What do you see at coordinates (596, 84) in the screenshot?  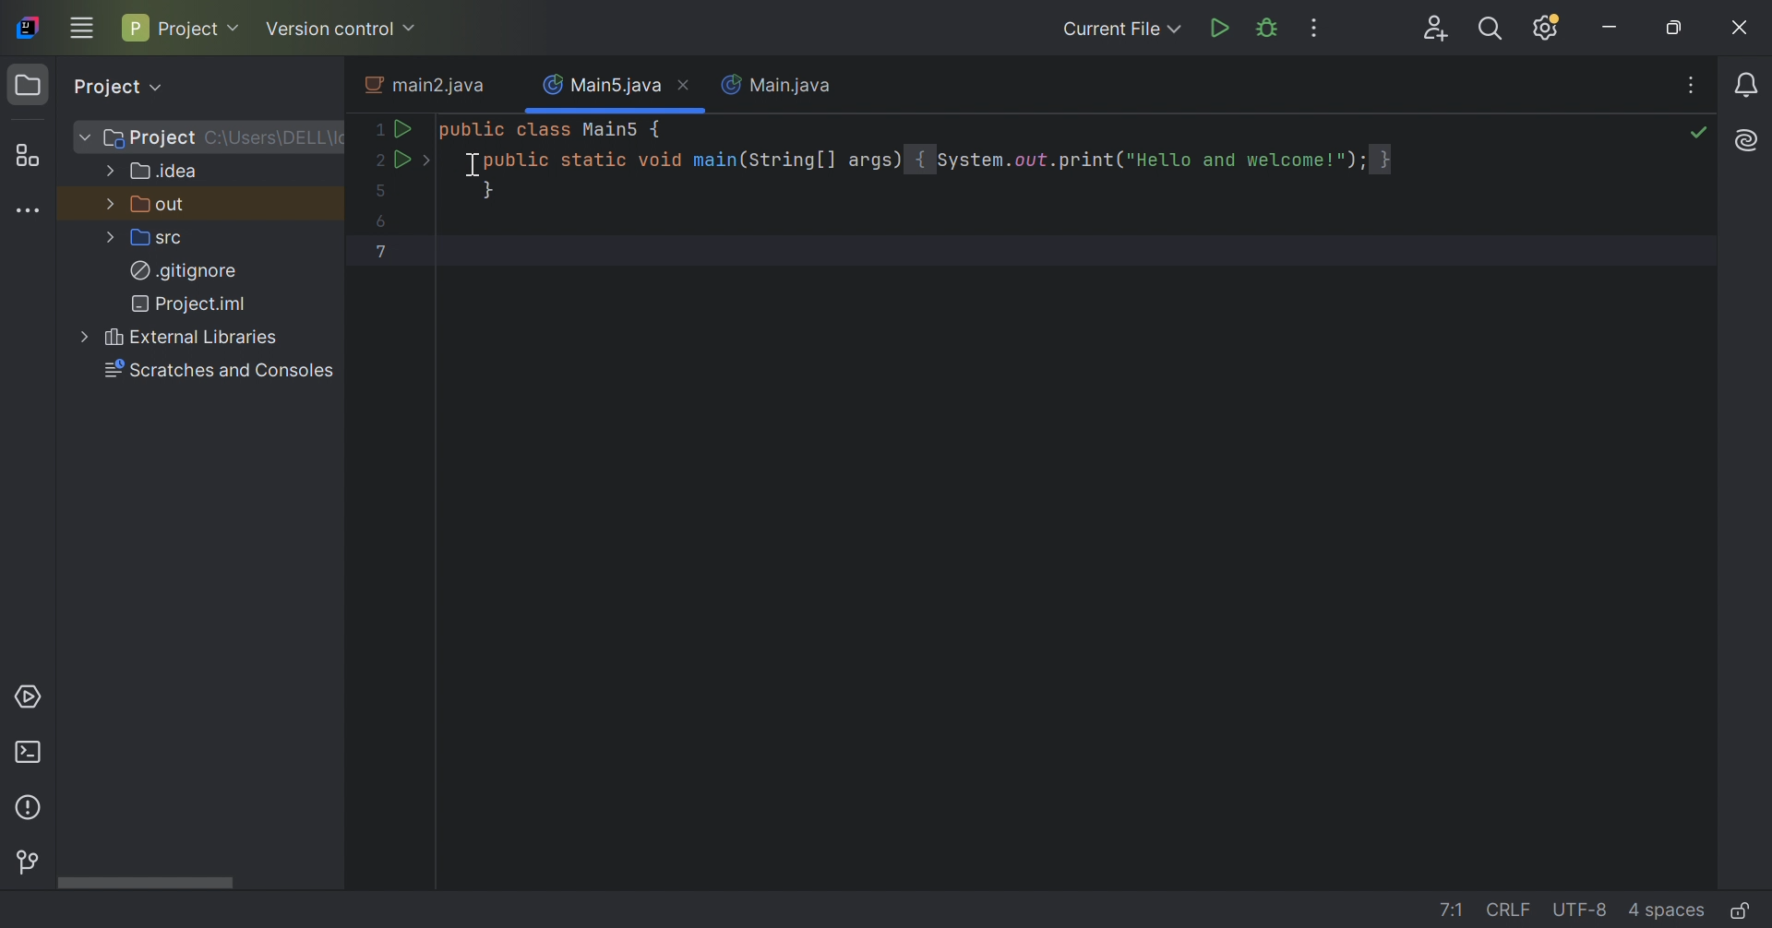 I see `Main5.java` at bounding box center [596, 84].